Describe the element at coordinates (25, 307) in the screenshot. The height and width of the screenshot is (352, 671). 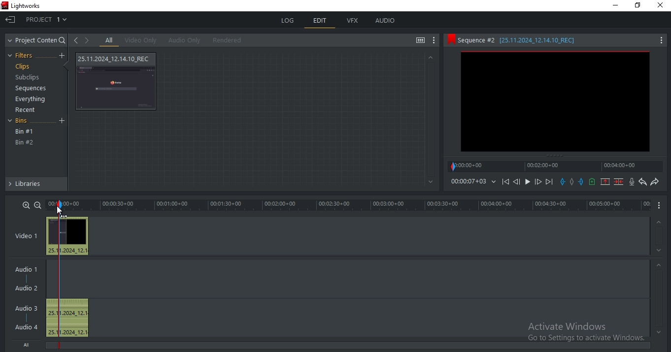
I see `Audio 3` at that location.